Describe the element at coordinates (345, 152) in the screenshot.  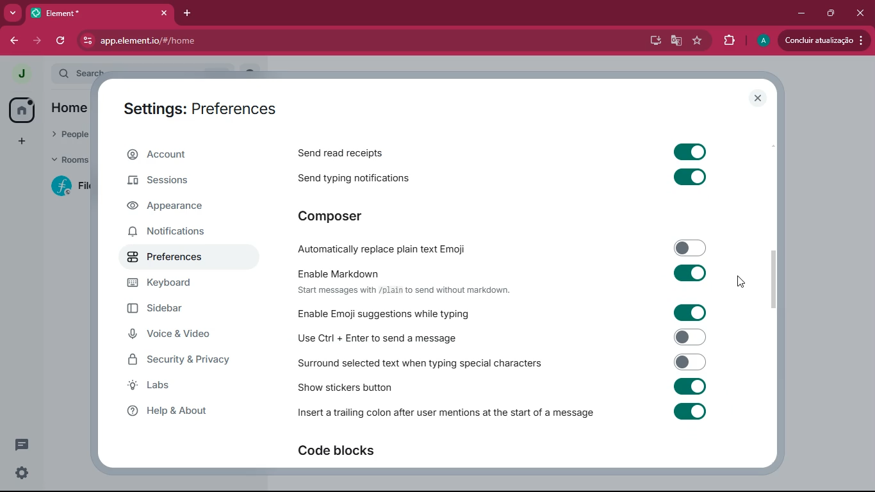
I see `send read receipts` at that location.